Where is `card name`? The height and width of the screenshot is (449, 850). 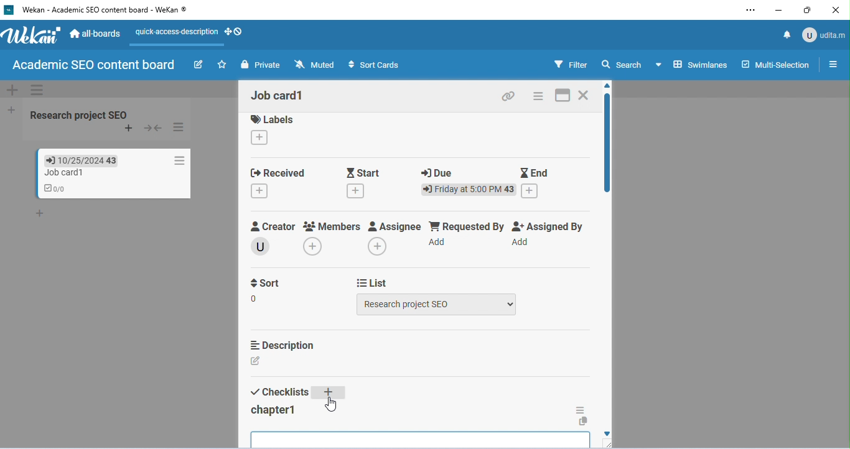
card name is located at coordinates (280, 96).